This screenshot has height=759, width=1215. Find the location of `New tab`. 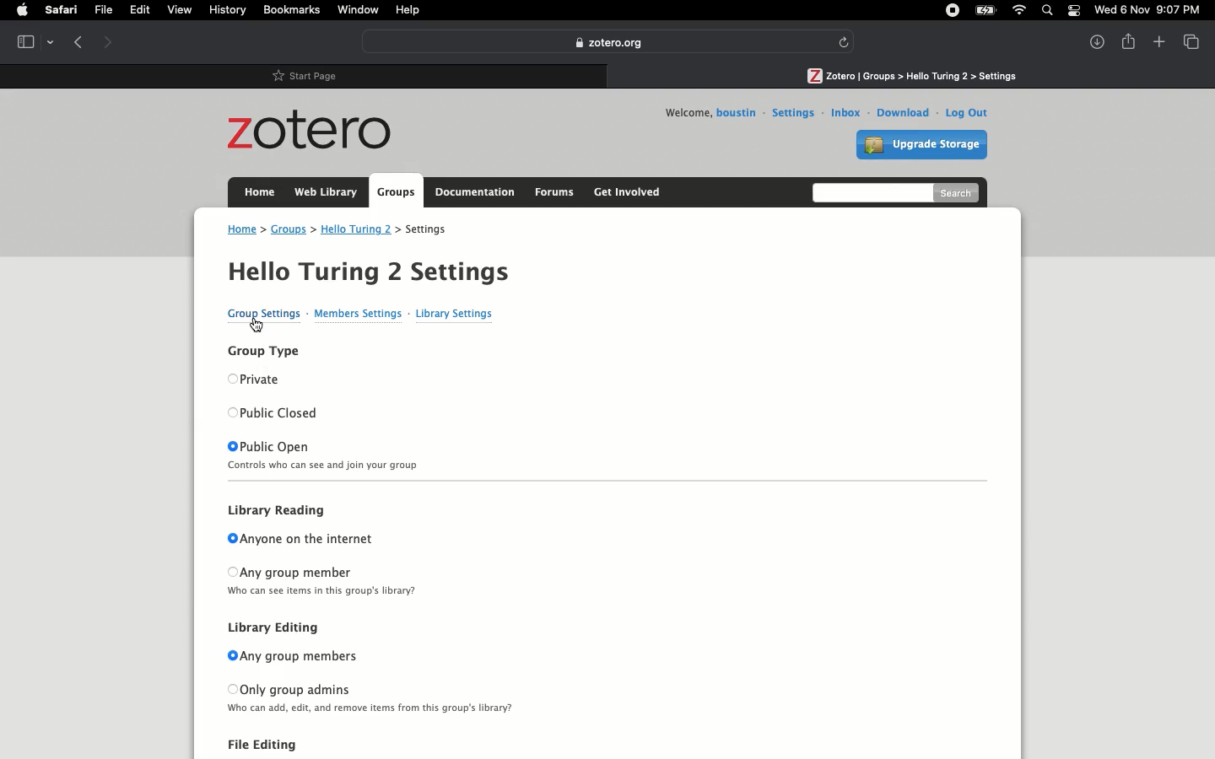

New tab is located at coordinates (1158, 42).